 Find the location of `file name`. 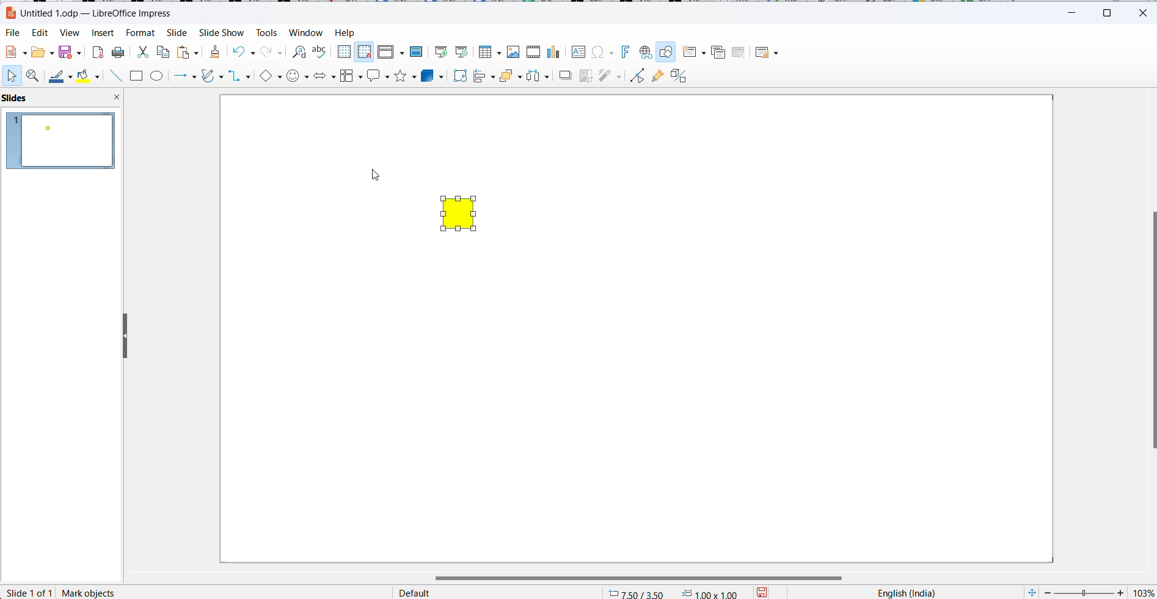

file name is located at coordinates (89, 12).